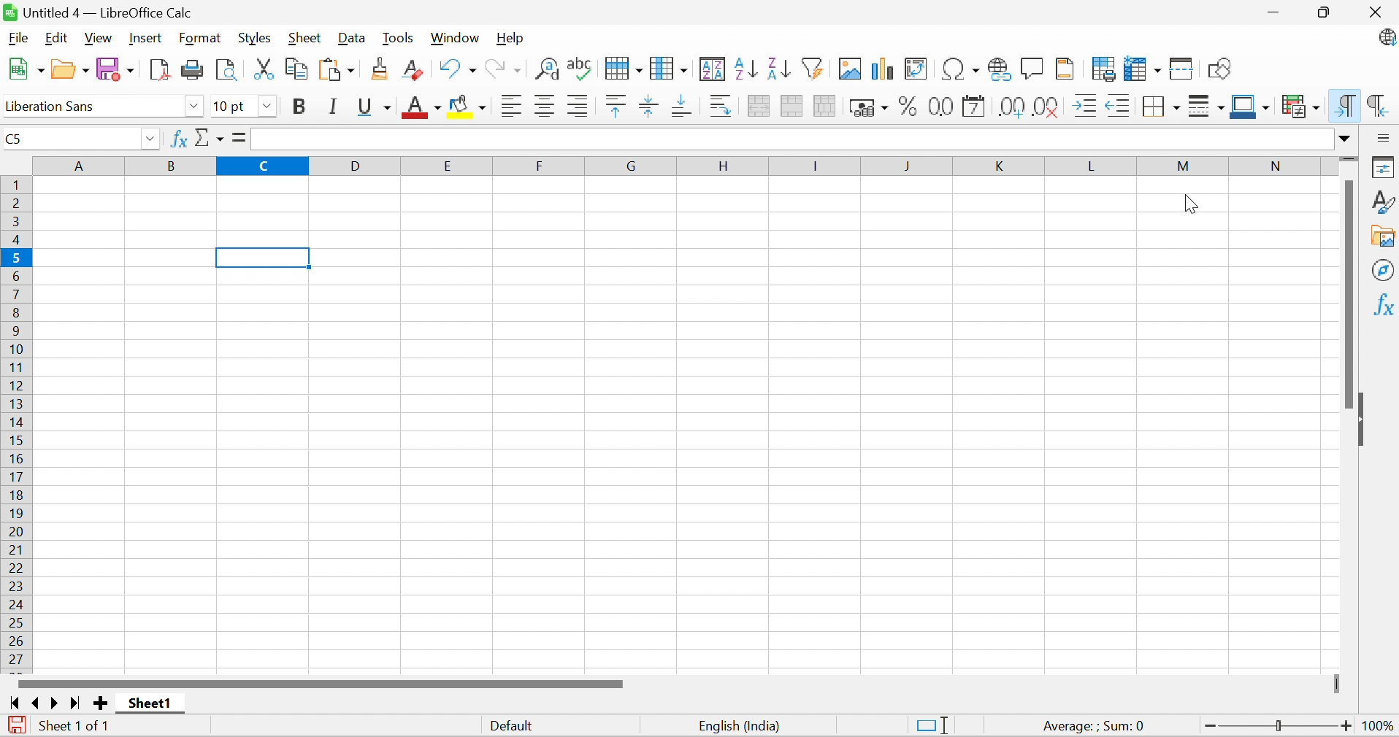 The image size is (1399, 737). I want to click on 100%, so click(1381, 728).